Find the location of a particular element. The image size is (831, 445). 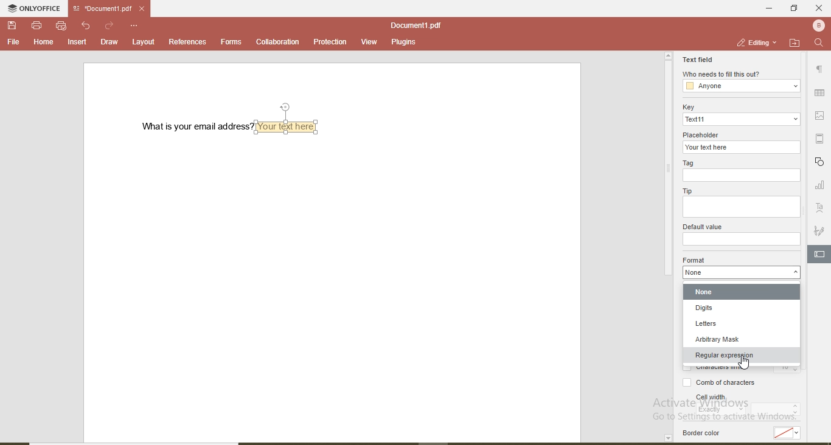

home is located at coordinates (41, 42).